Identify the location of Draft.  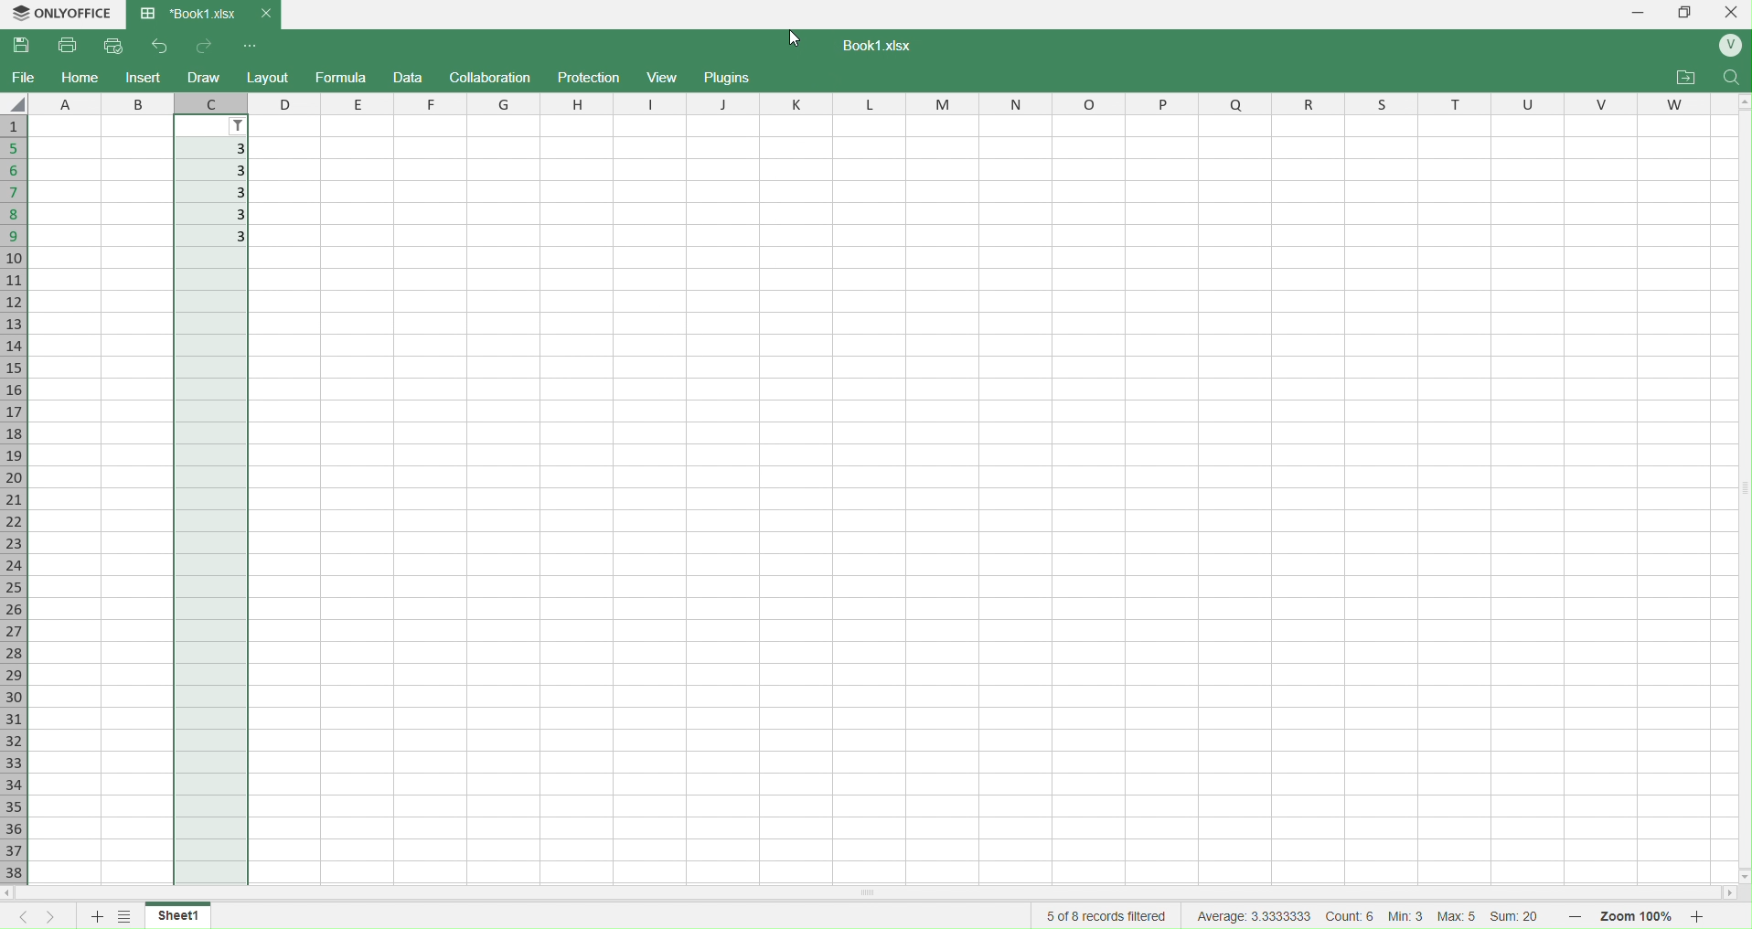
(407, 78).